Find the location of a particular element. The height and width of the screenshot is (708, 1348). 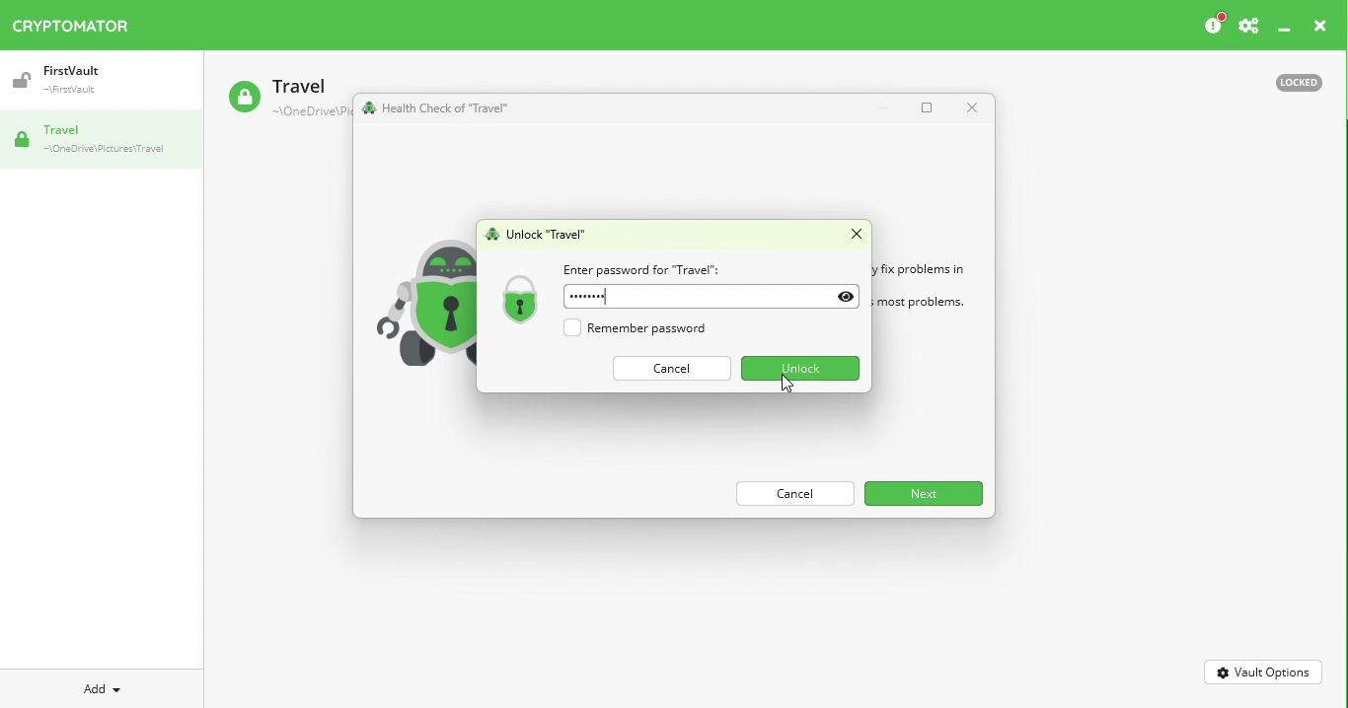

hidden password is located at coordinates (587, 297).